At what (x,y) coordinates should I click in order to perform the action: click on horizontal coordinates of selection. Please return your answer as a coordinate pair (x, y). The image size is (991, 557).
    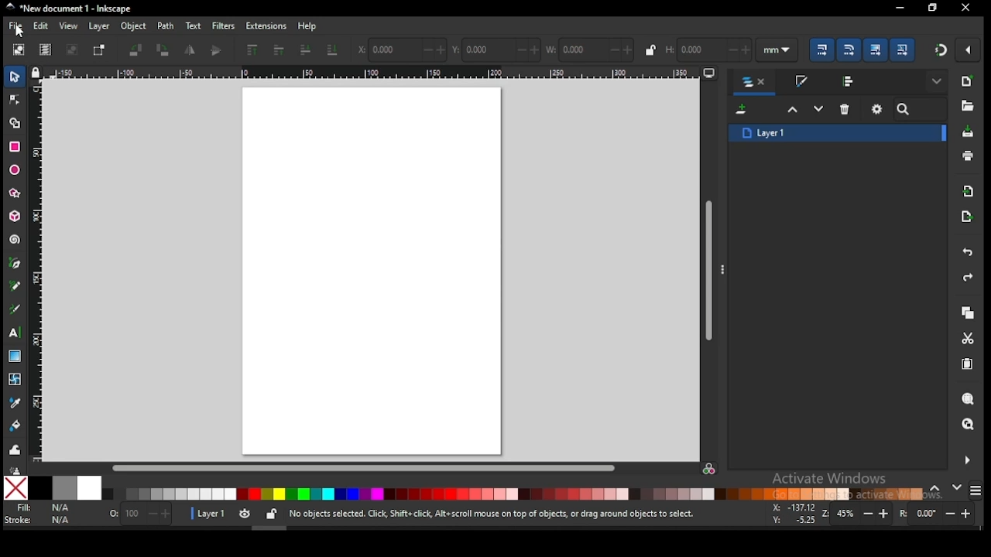
    Looking at the image, I should click on (401, 49).